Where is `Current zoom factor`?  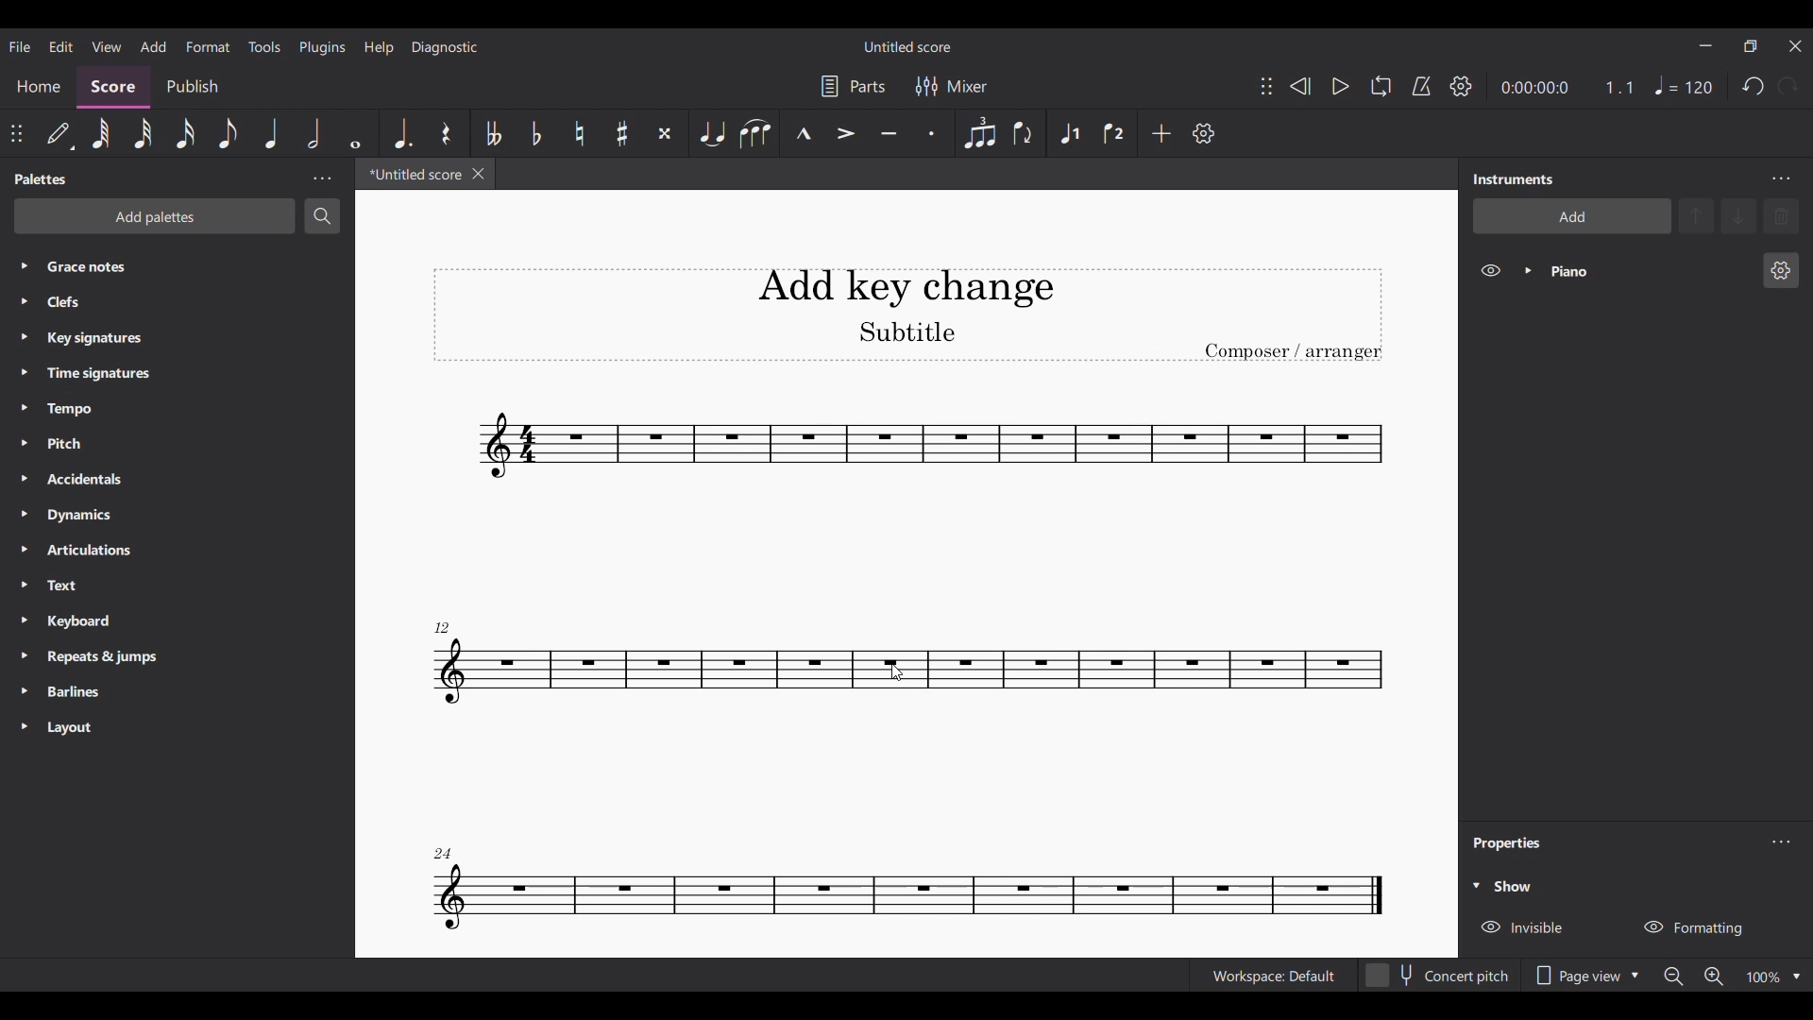
Current zoom factor is located at coordinates (1763, 977).